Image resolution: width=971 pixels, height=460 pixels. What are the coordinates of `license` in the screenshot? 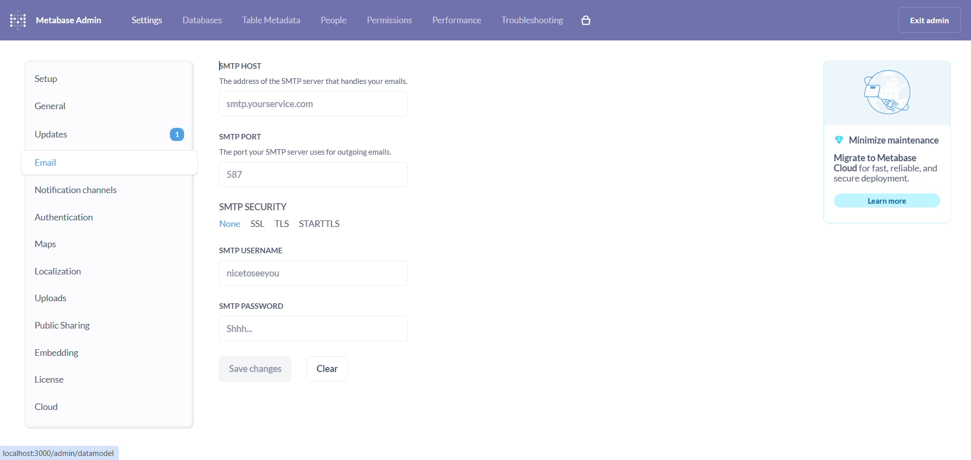 It's located at (96, 381).